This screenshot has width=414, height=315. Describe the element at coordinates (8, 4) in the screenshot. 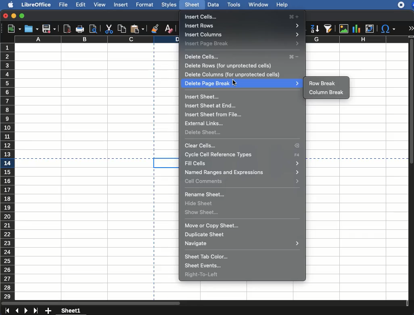

I see `apple ` at that location.